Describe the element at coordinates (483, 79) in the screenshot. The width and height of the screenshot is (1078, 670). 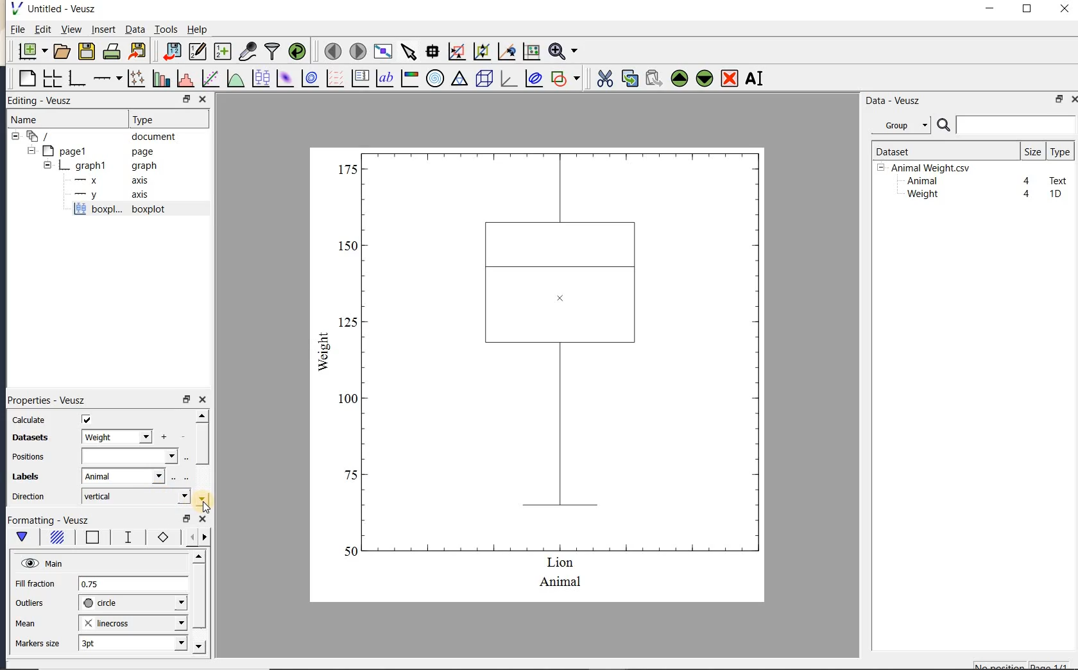
I see `3d scene` at that location.